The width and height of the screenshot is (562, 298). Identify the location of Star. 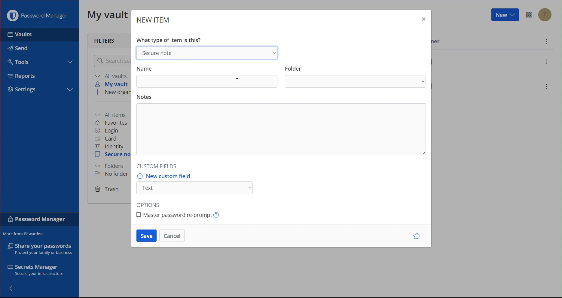
(416, 236).